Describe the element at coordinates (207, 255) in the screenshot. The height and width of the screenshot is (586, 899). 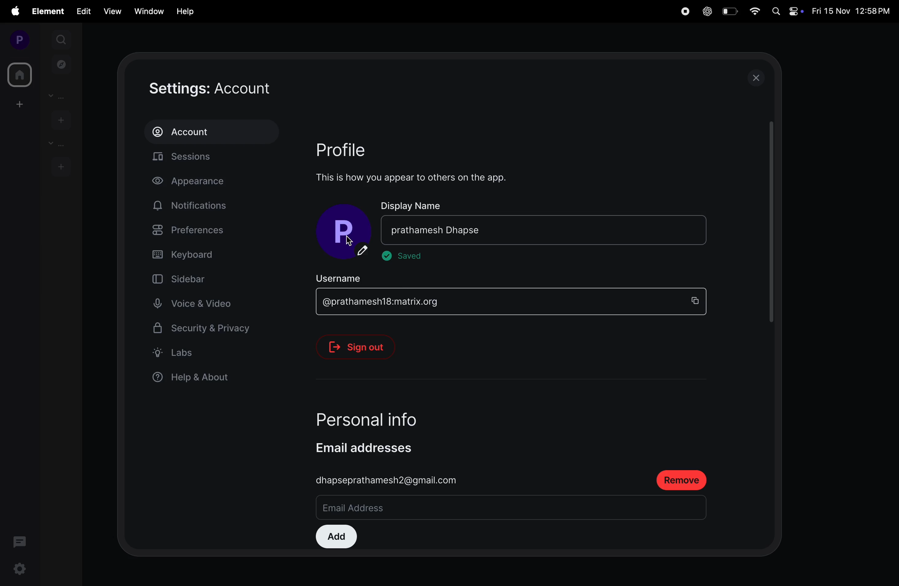
I see `keyboard` at that location.